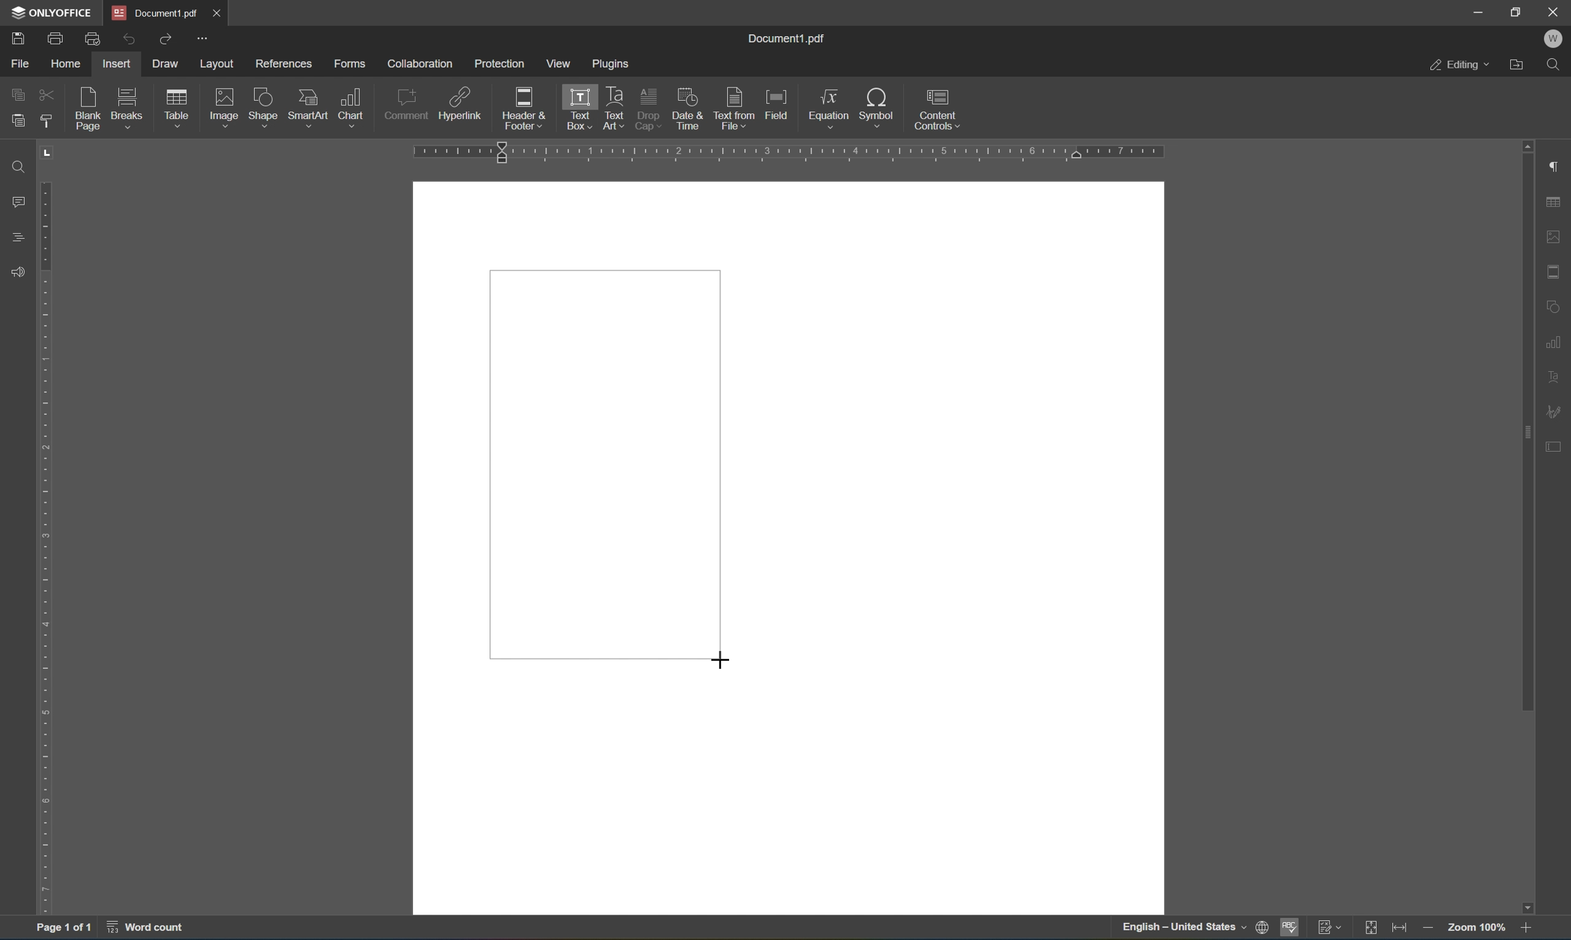  What do you see at coordinates (16, 272) in the screenshot?
I see `Feedback and support` at bounding box center [16, 272].